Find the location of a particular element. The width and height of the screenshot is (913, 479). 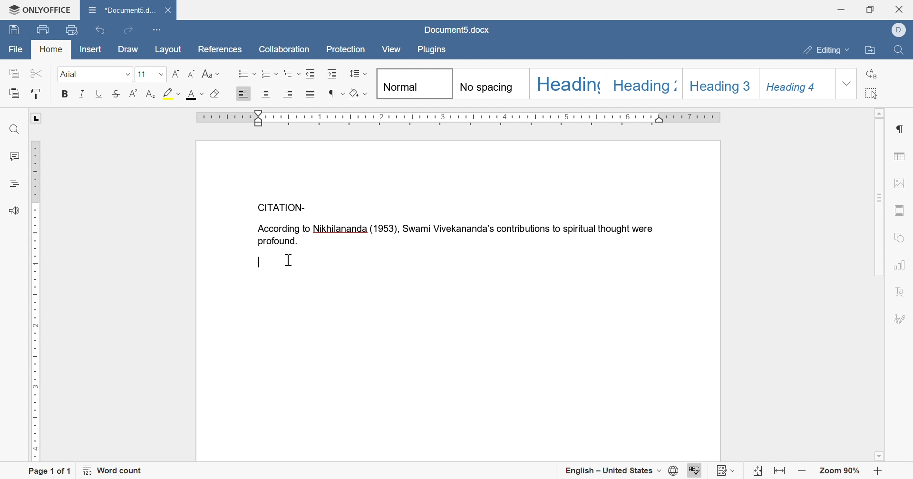

clear style is located at coordinates (215, 94).